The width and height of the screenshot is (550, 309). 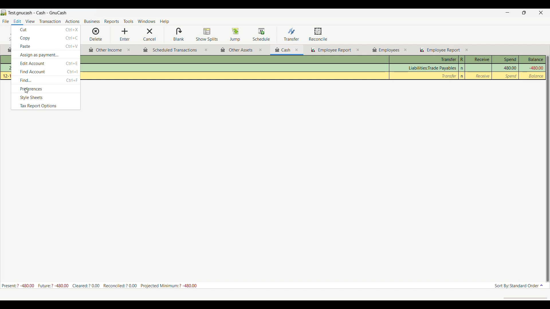 What do you see at coordinates (31, 21) in the screenshot?
I see `view` at bounding box center [31, 21].